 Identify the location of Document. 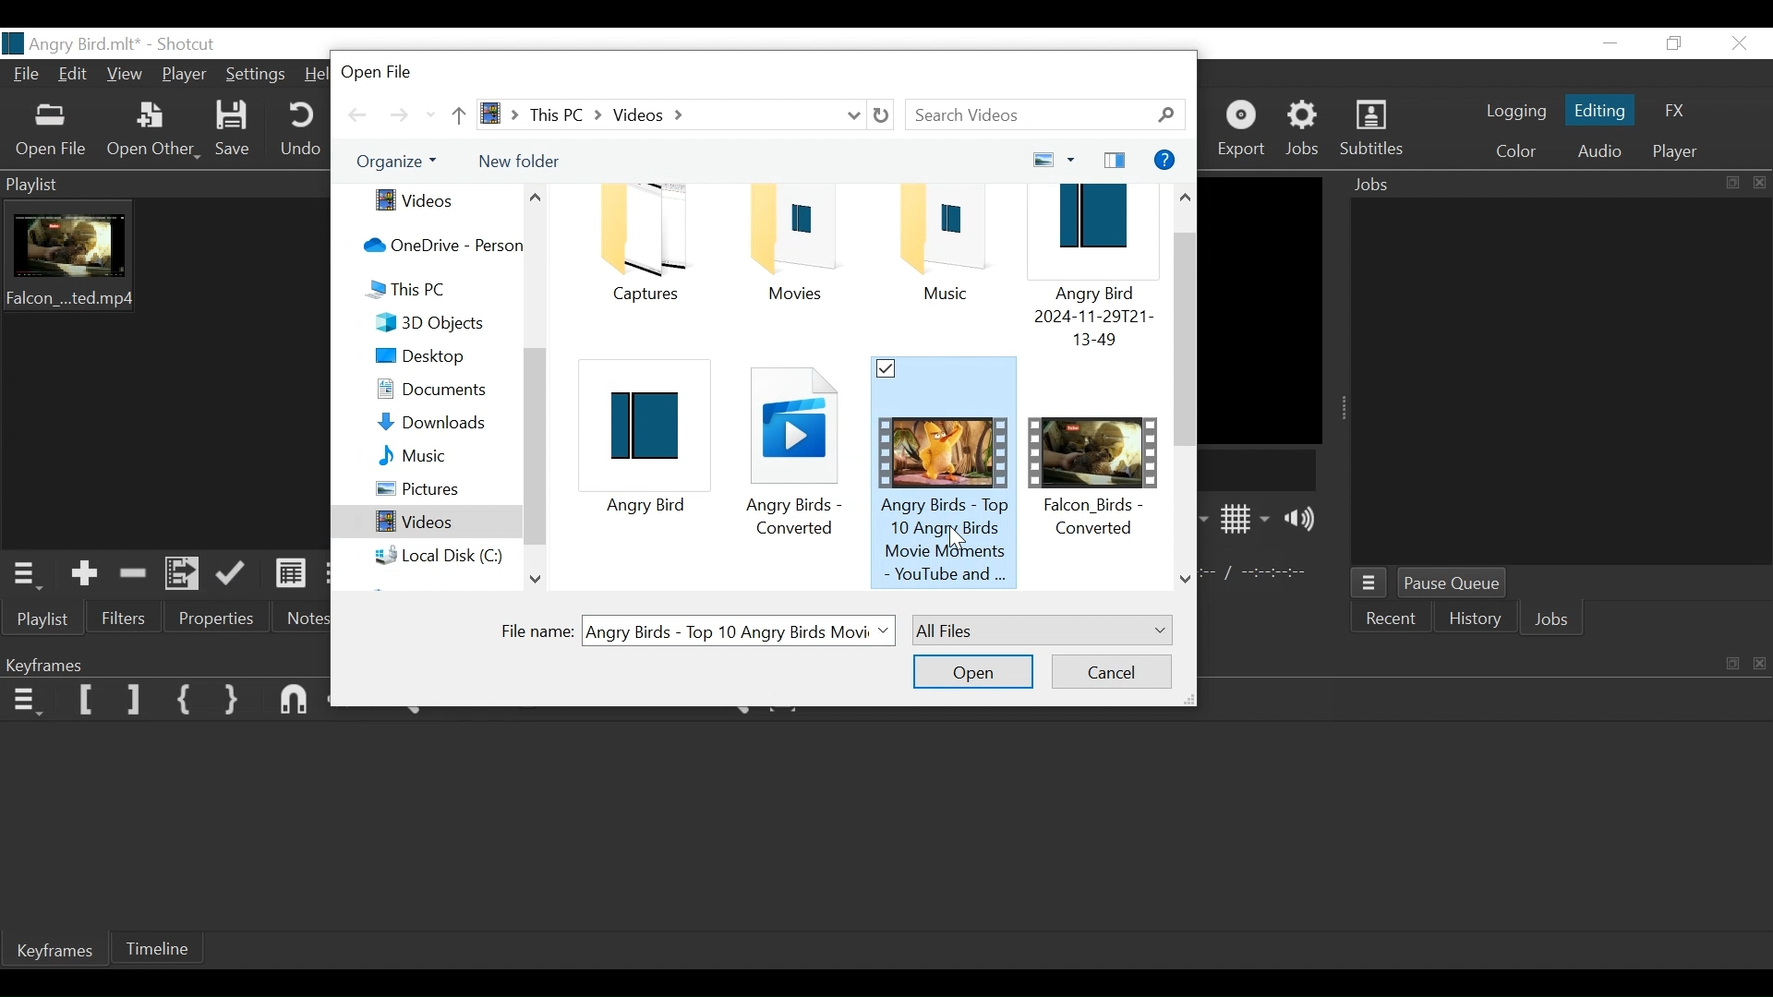
(440, 391).